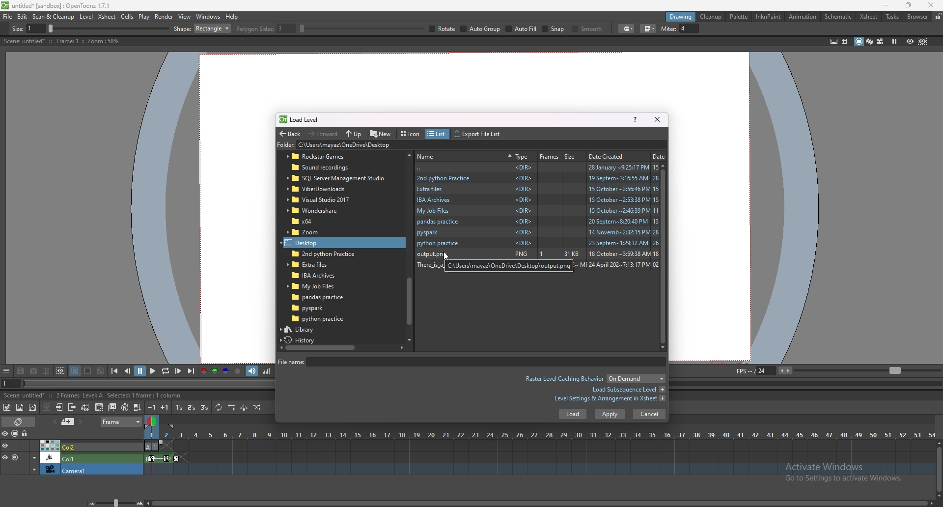 The image size is (943, 507). Describe the element at coordinates (887, 5) in the screenshot. I see `minimize` at that location.